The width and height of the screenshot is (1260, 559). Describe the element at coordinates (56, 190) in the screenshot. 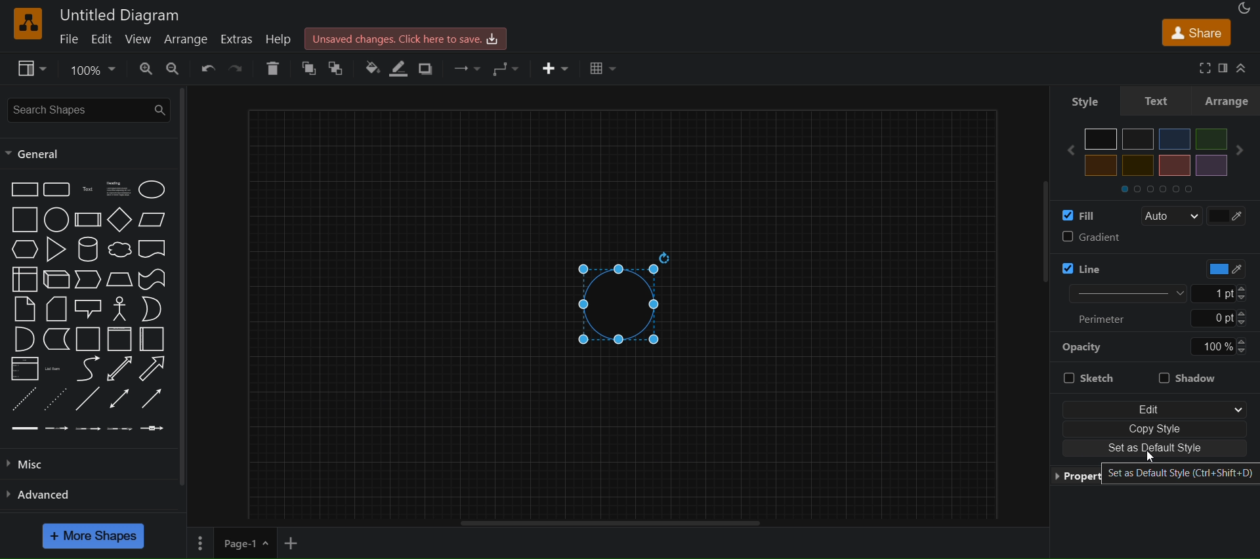

I see `rounded rectangle` at that location.